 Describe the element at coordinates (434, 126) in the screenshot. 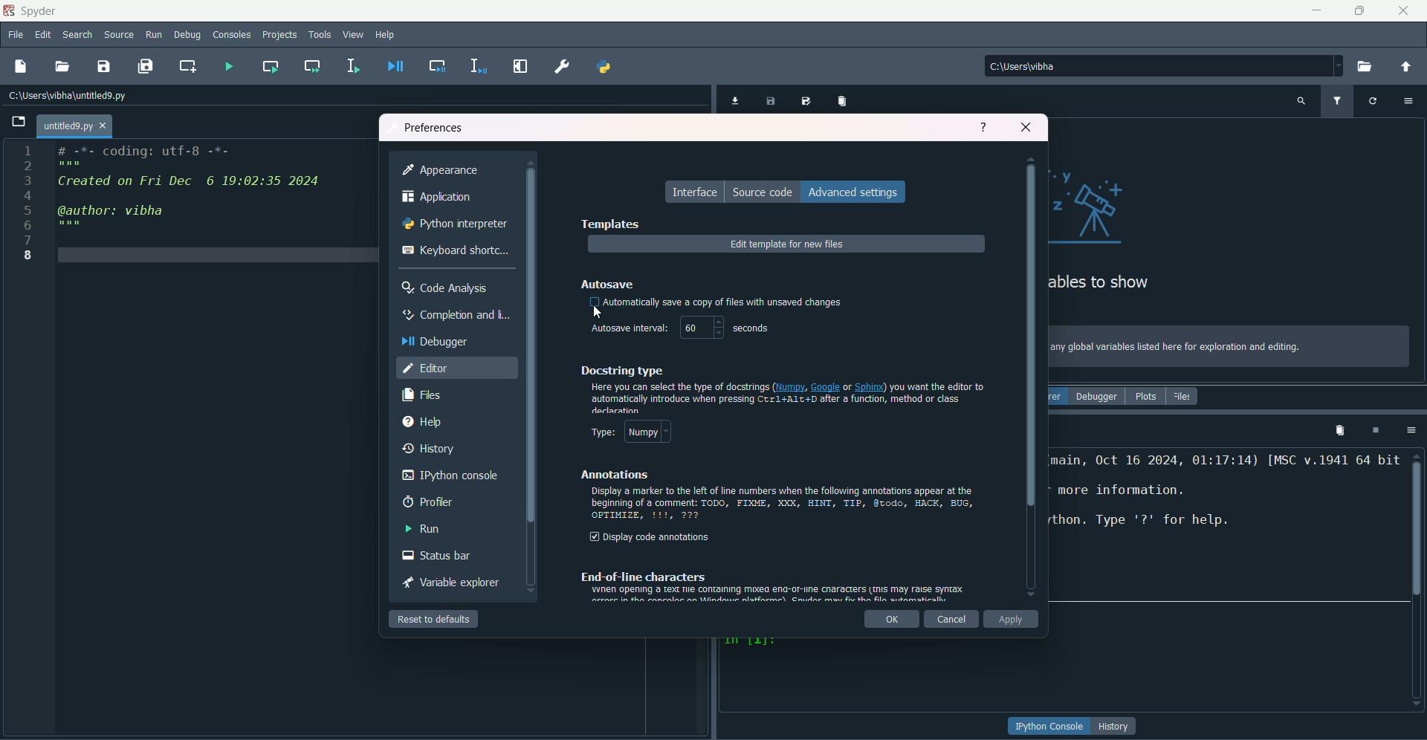

I see `preferences` at that location.